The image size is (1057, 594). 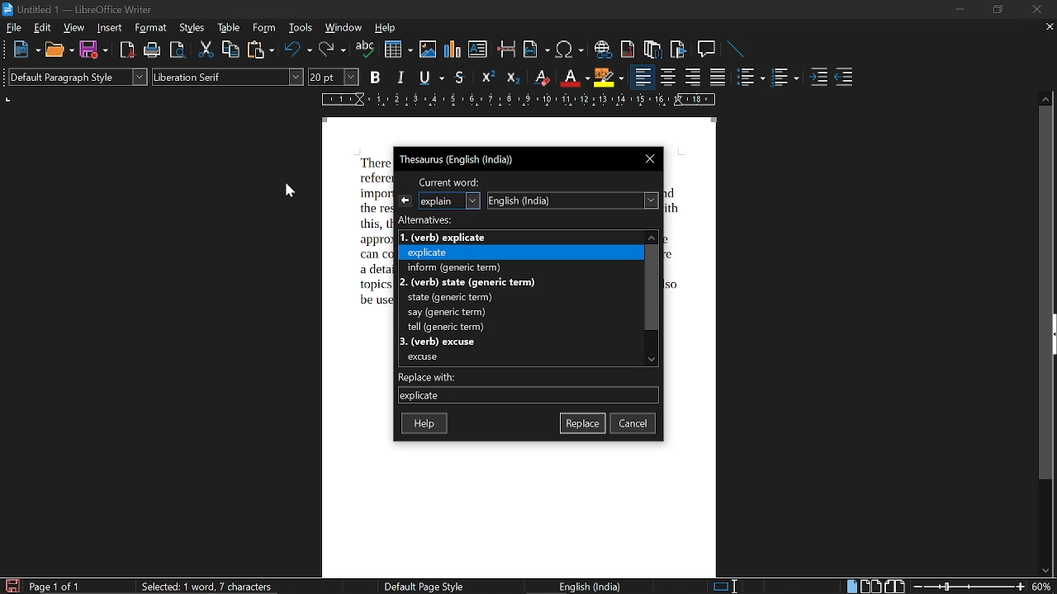 I want to click on copy, so click(x=231, y=50).